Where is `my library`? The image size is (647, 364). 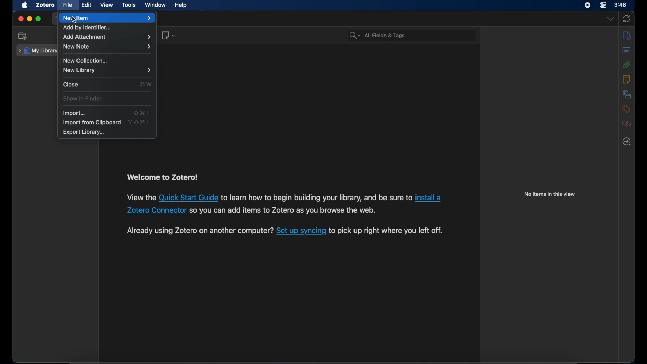 my library is located at coordinates (37, 51).